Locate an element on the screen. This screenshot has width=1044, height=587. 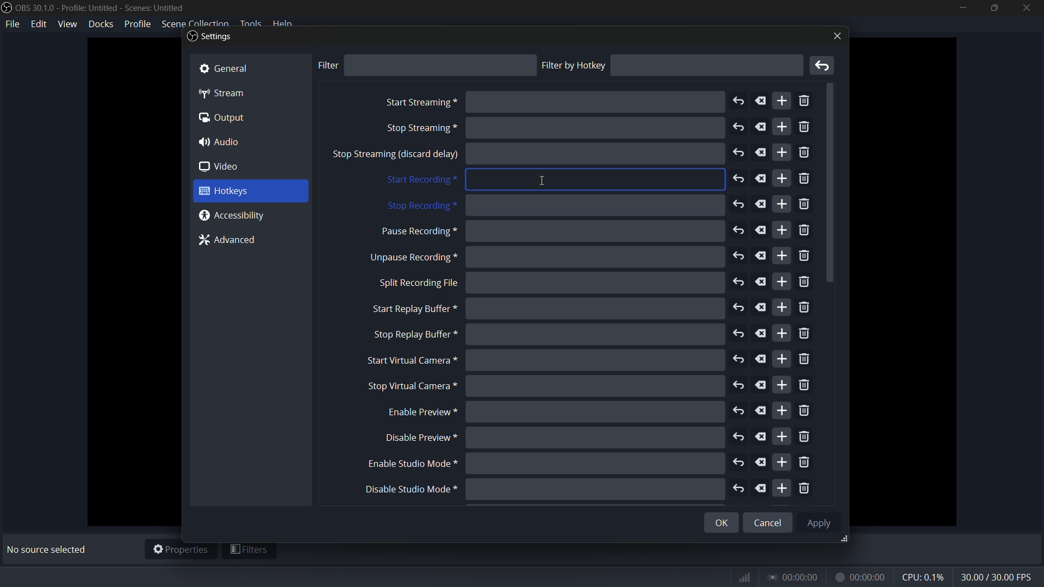
0 video is located at coordinates (227, 167).